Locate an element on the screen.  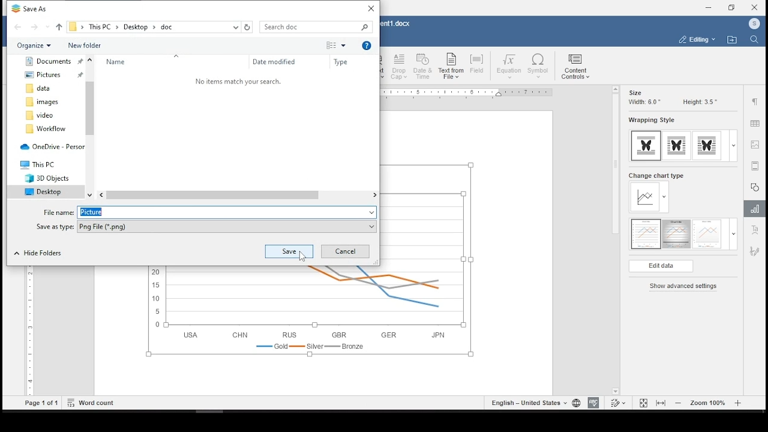
symbol is located at coordinates (539, 67).